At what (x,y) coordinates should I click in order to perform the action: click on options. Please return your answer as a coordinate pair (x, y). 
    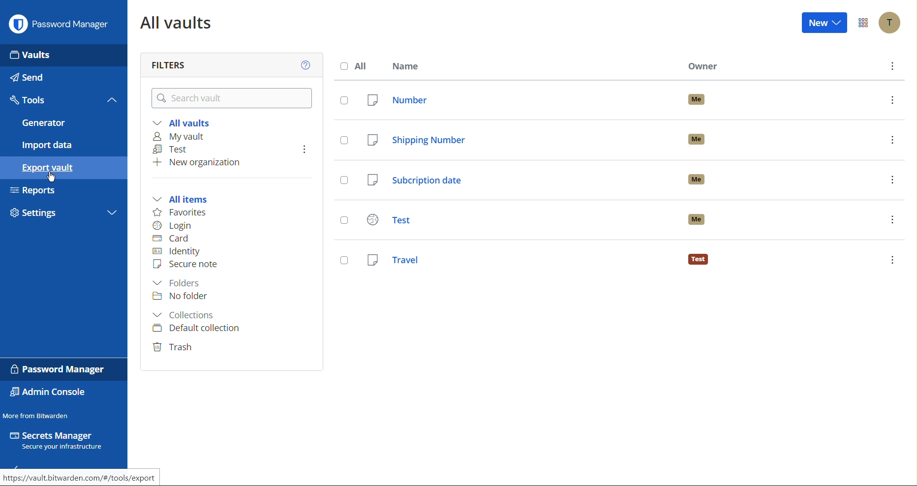
    Looking at the image, I should click on (892, 100).